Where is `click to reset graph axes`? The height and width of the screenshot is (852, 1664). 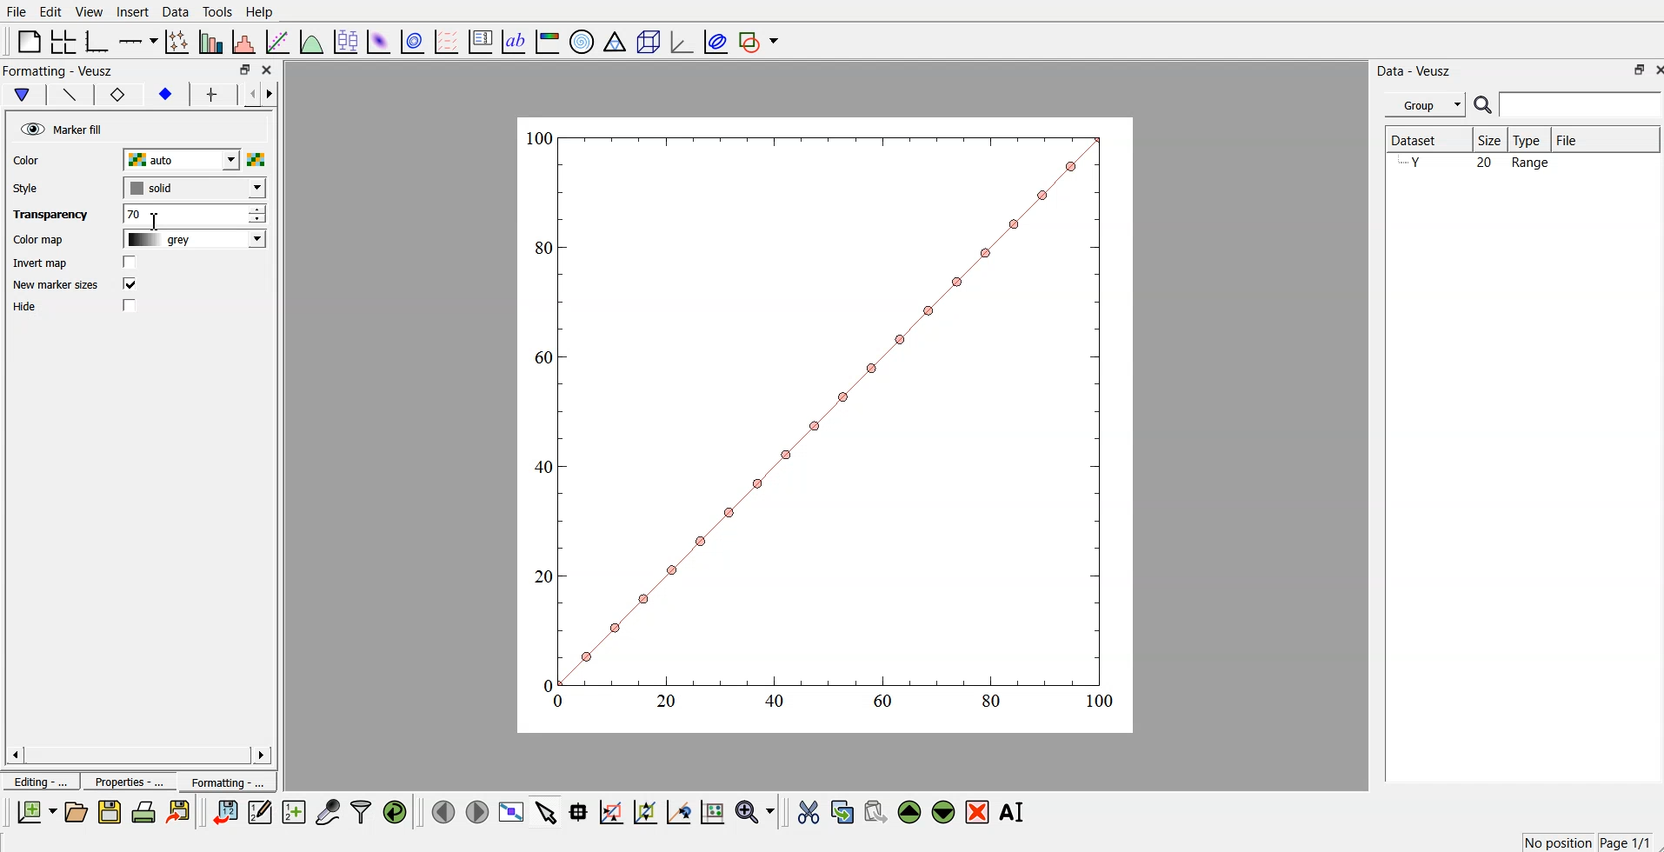
click to reset graph axes is located at coordinates (714, 810).